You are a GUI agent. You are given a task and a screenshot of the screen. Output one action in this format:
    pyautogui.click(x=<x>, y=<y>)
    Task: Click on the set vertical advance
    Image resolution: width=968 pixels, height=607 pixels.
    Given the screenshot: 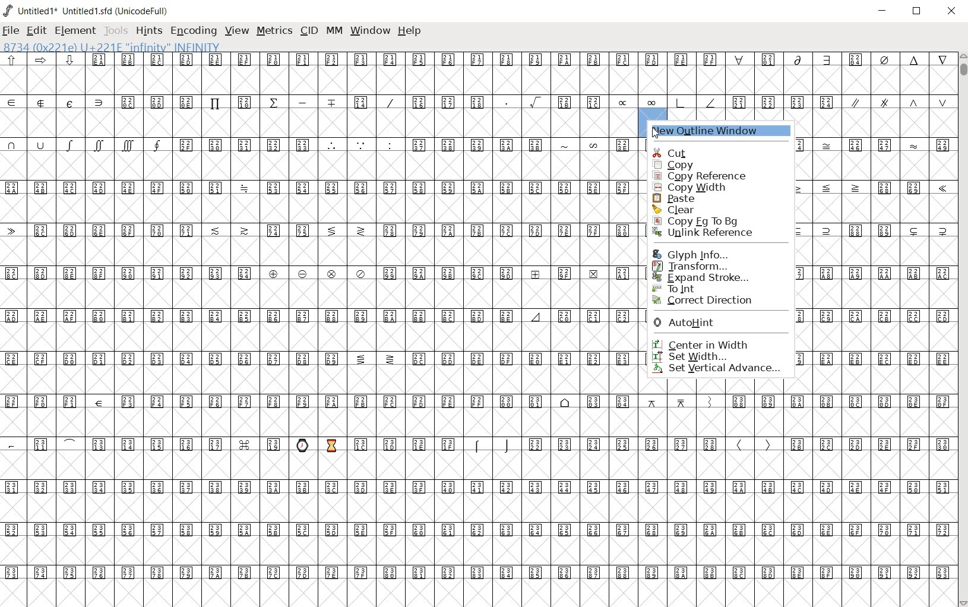 What is the action you would take?
    pyautogui.click(x=721, y=369)
    